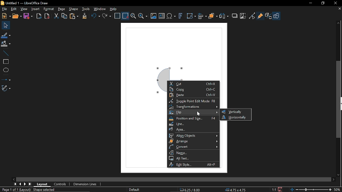 The image size is (342, 192). I want to click on Toggle extrusion, so click(269, 16).